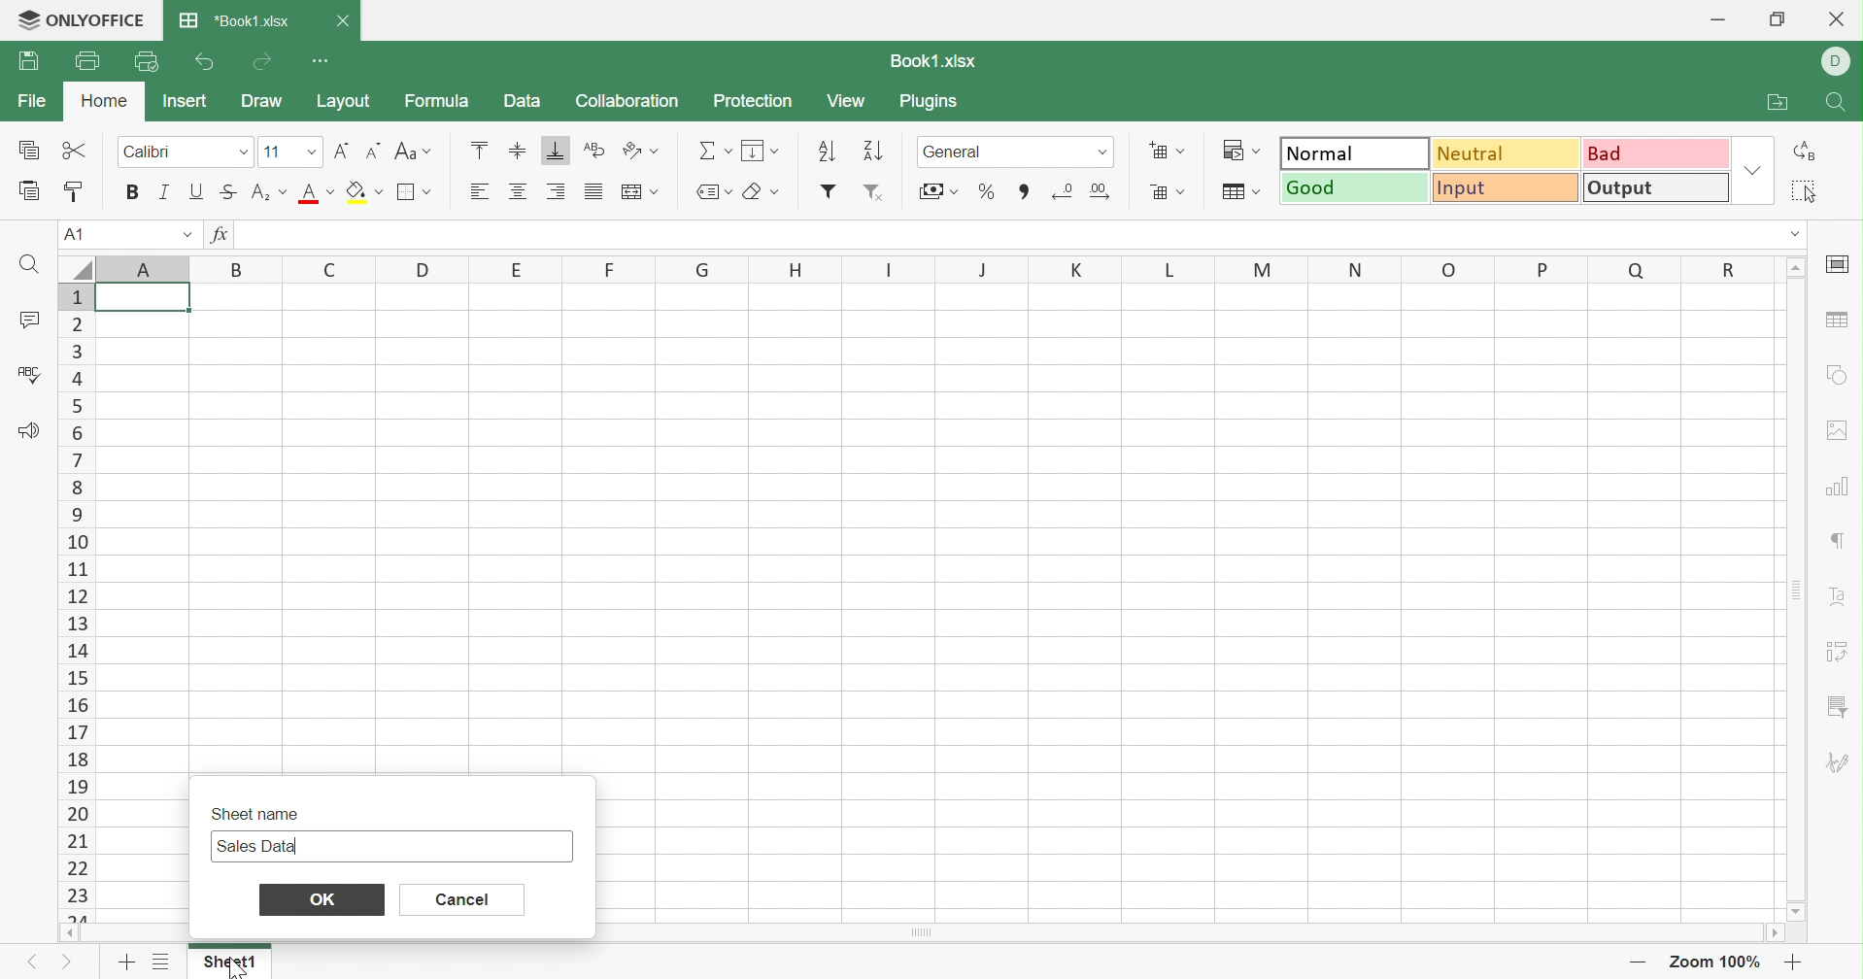  Describe the element at coordinates (253, 813) in the screenshot. I see `Sheet name` at that location.